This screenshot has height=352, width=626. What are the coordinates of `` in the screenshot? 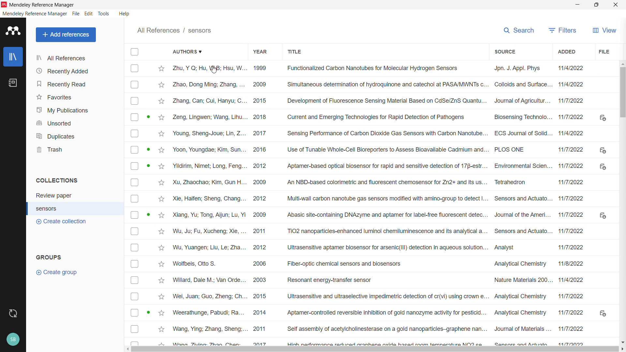 It's located at (615, 5).